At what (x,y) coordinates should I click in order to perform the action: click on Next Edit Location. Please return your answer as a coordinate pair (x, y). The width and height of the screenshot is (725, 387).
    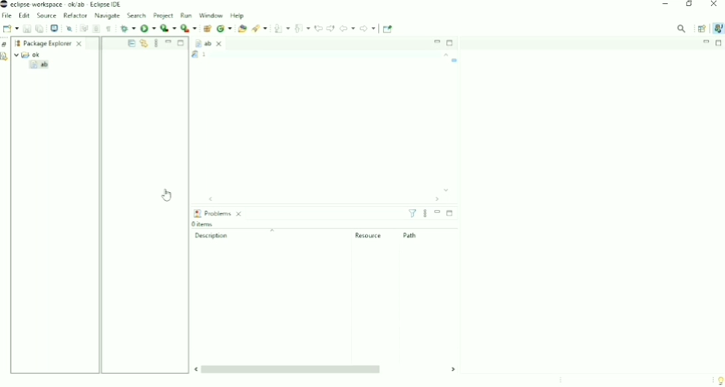
    Looking at the image, I should click on (331, 28).